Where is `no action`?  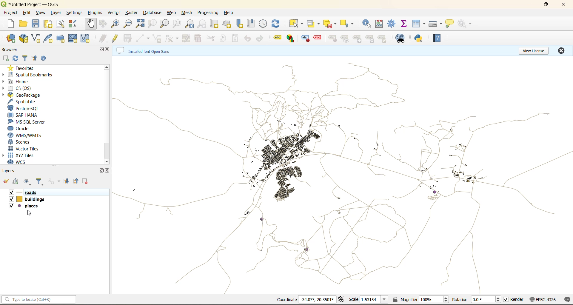 no action is located at coordinates (465, 24).